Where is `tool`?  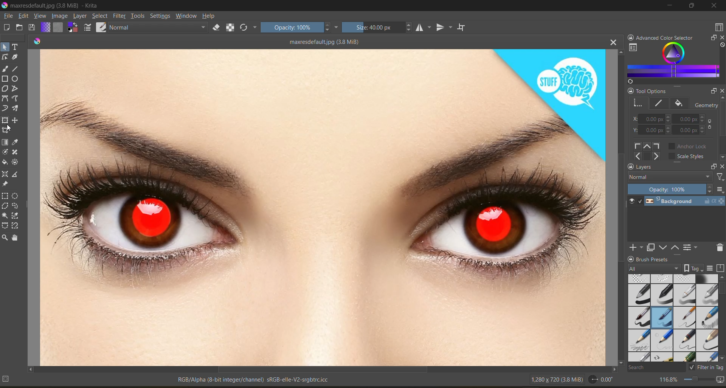 tool is located at coordinates (15, 57).